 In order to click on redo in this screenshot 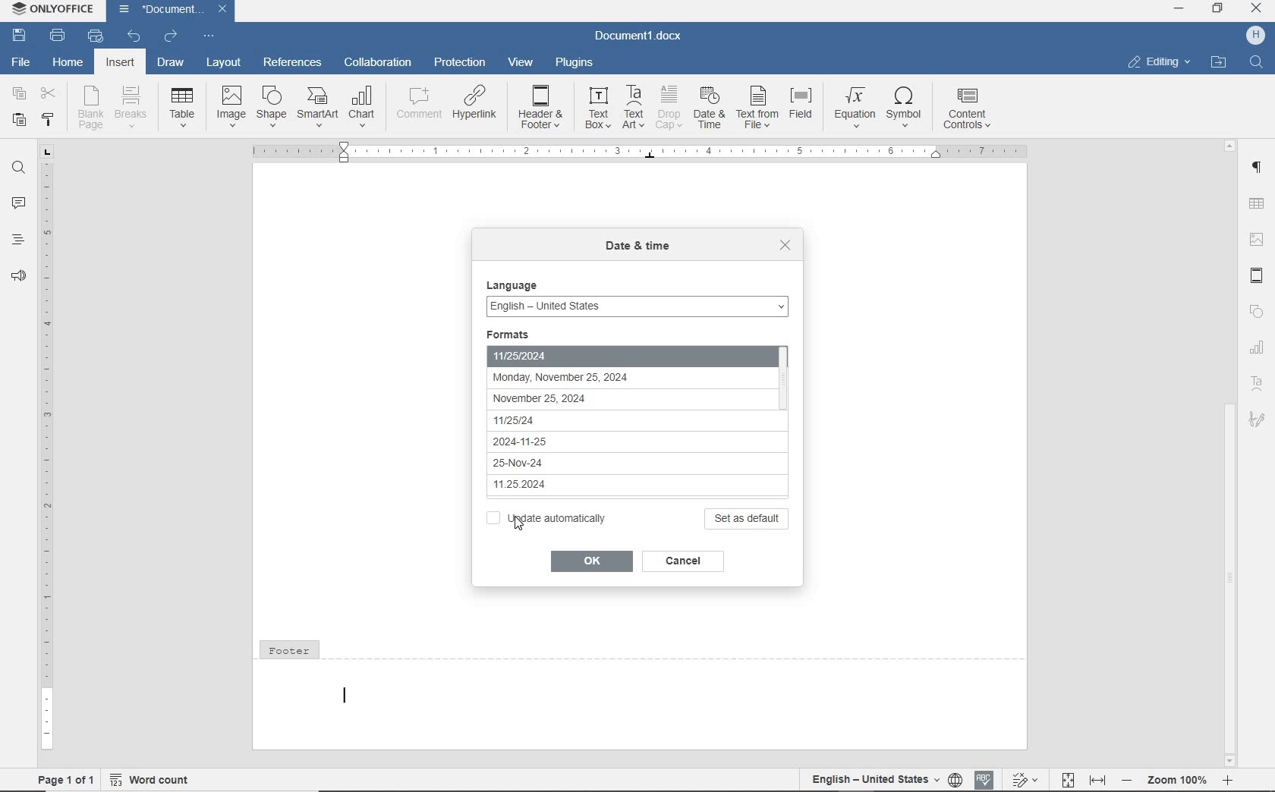, I will do `click(172, 36)`.